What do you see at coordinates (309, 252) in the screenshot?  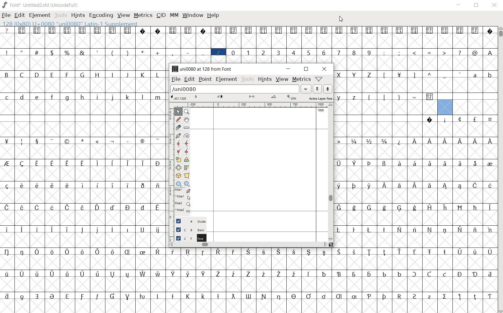 I see `glyph` at bounding box center [309, 252].